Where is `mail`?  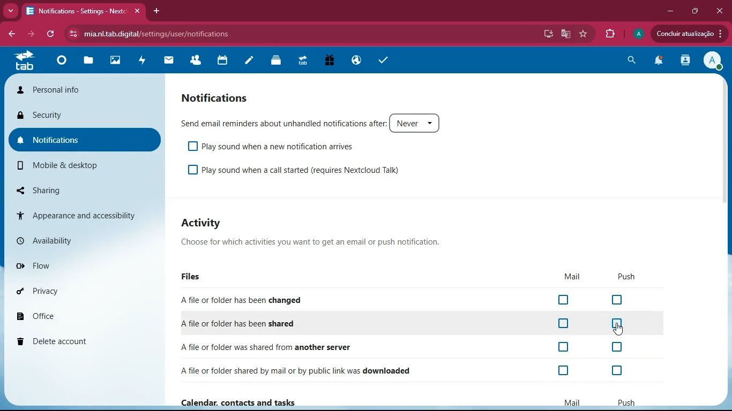 mail is located at coordinates (166, 61).